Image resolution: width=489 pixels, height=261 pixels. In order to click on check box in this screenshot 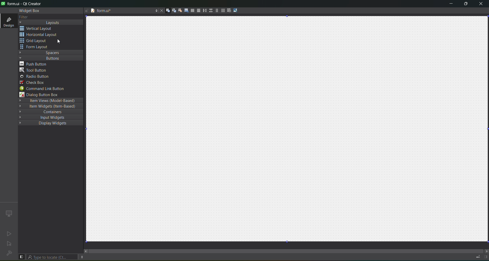, I will do `click(33, 82)`.